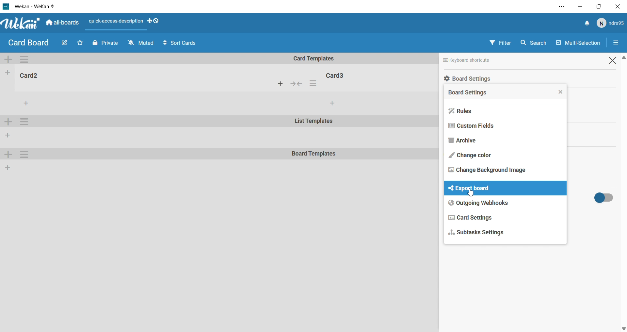  Describe the element at coordinates (154, 21) in the screenshot. I see `desktop drag handles` at that location.